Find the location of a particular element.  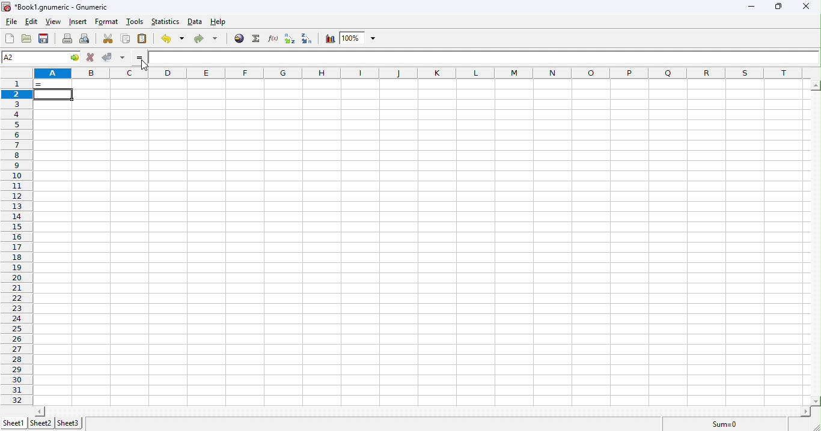

Cursor is located at coordinates (143, 64).